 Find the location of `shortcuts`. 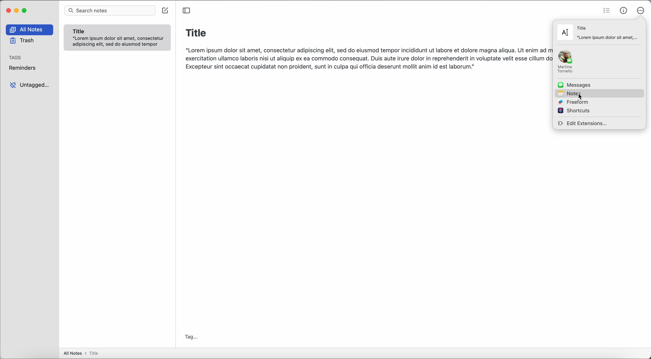

shortcuts is located at coordinates (574, 110).